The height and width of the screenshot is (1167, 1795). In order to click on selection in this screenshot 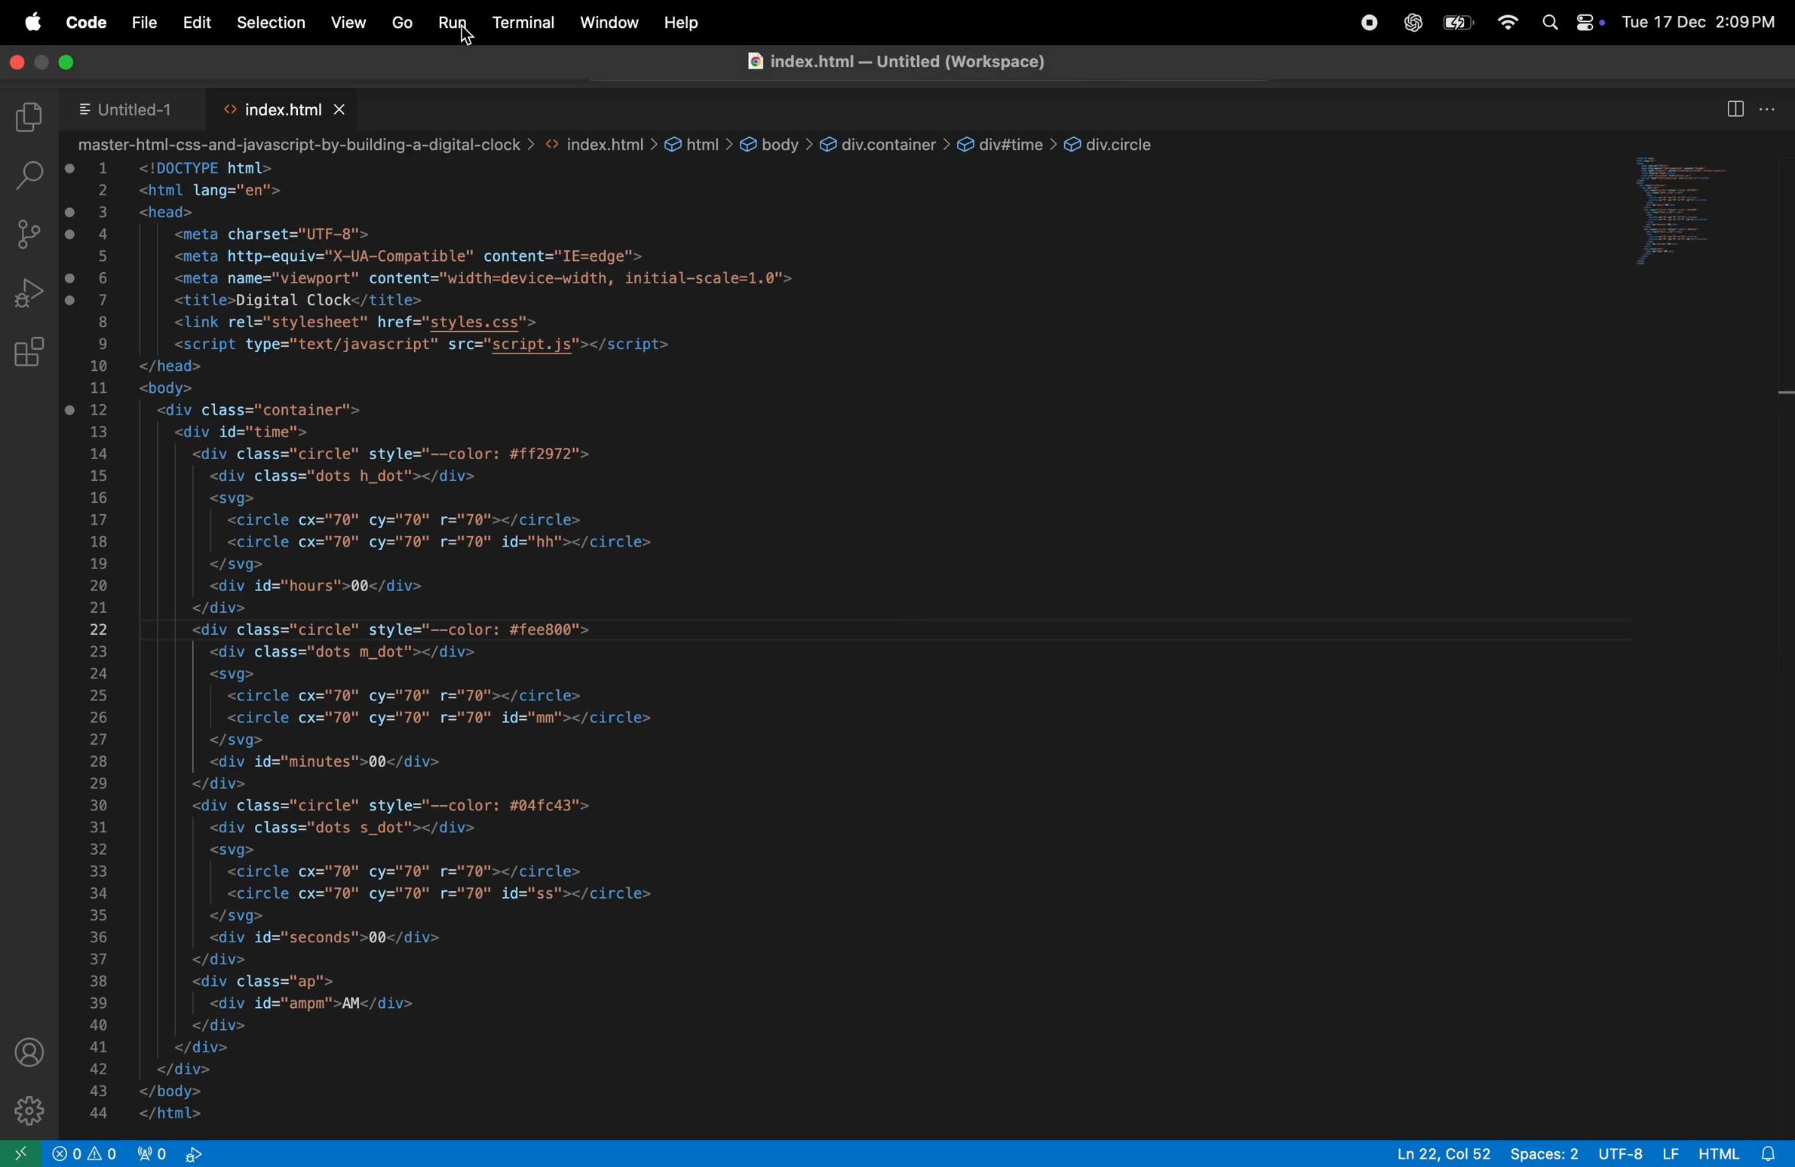, I will do `click(272, 23)`.